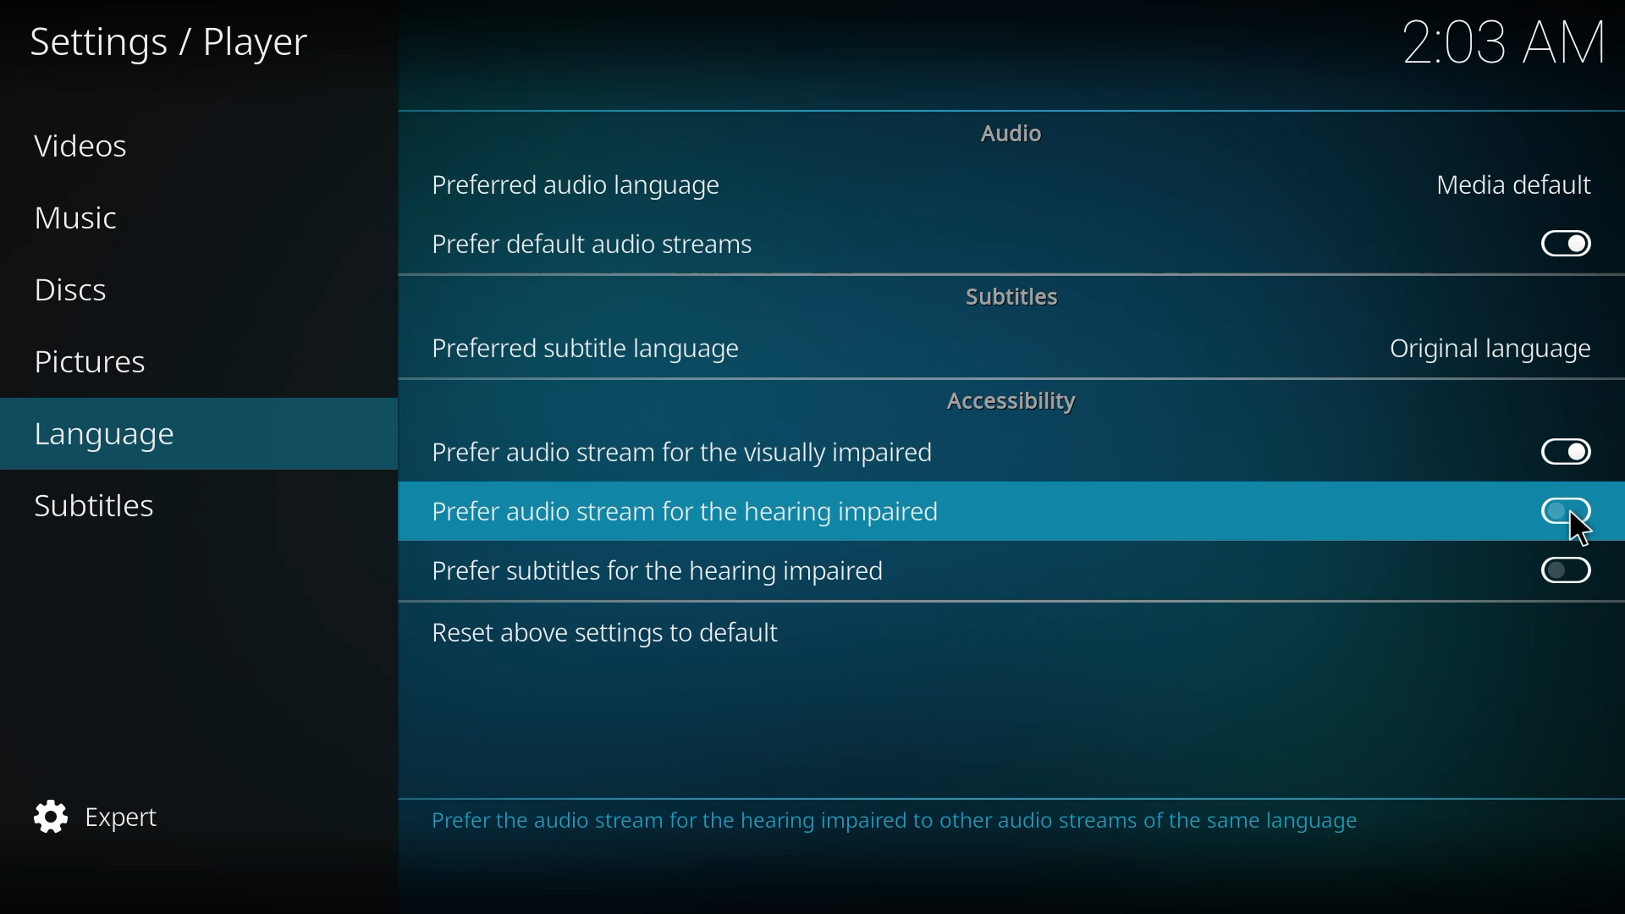 The height and width of the screenshot is (914, 1625). Describe the element at coordinates (666, 570) in the screenshot. I see `prefer subtitles for hearing impaired` at that location.